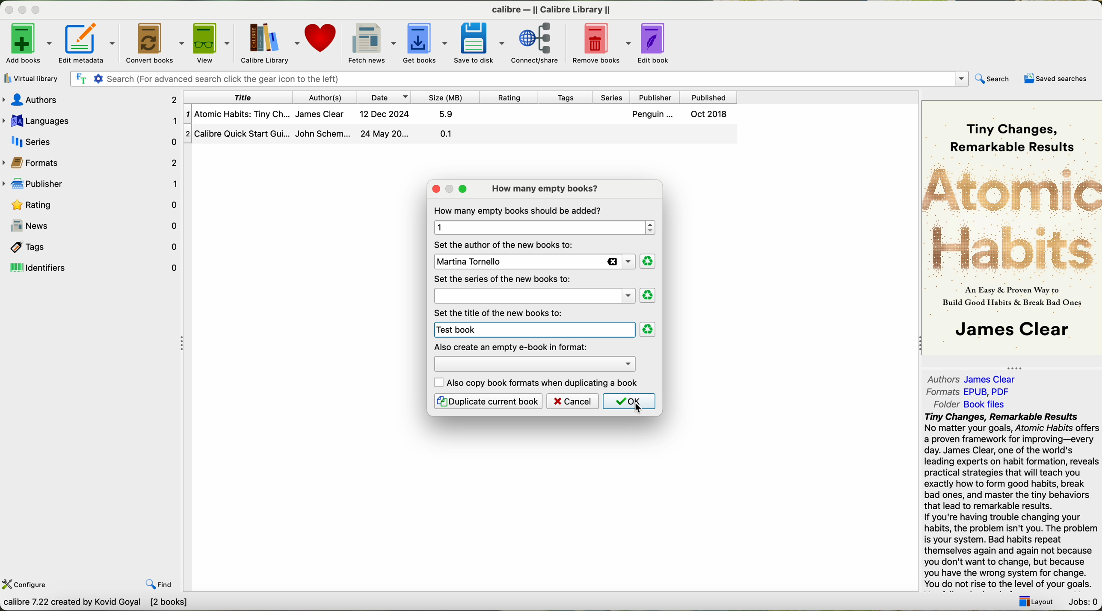  What do you see at coordinates (506, 244) in the screenshot?
I see `set the author of the new books to` at bounding box center [506, 244].